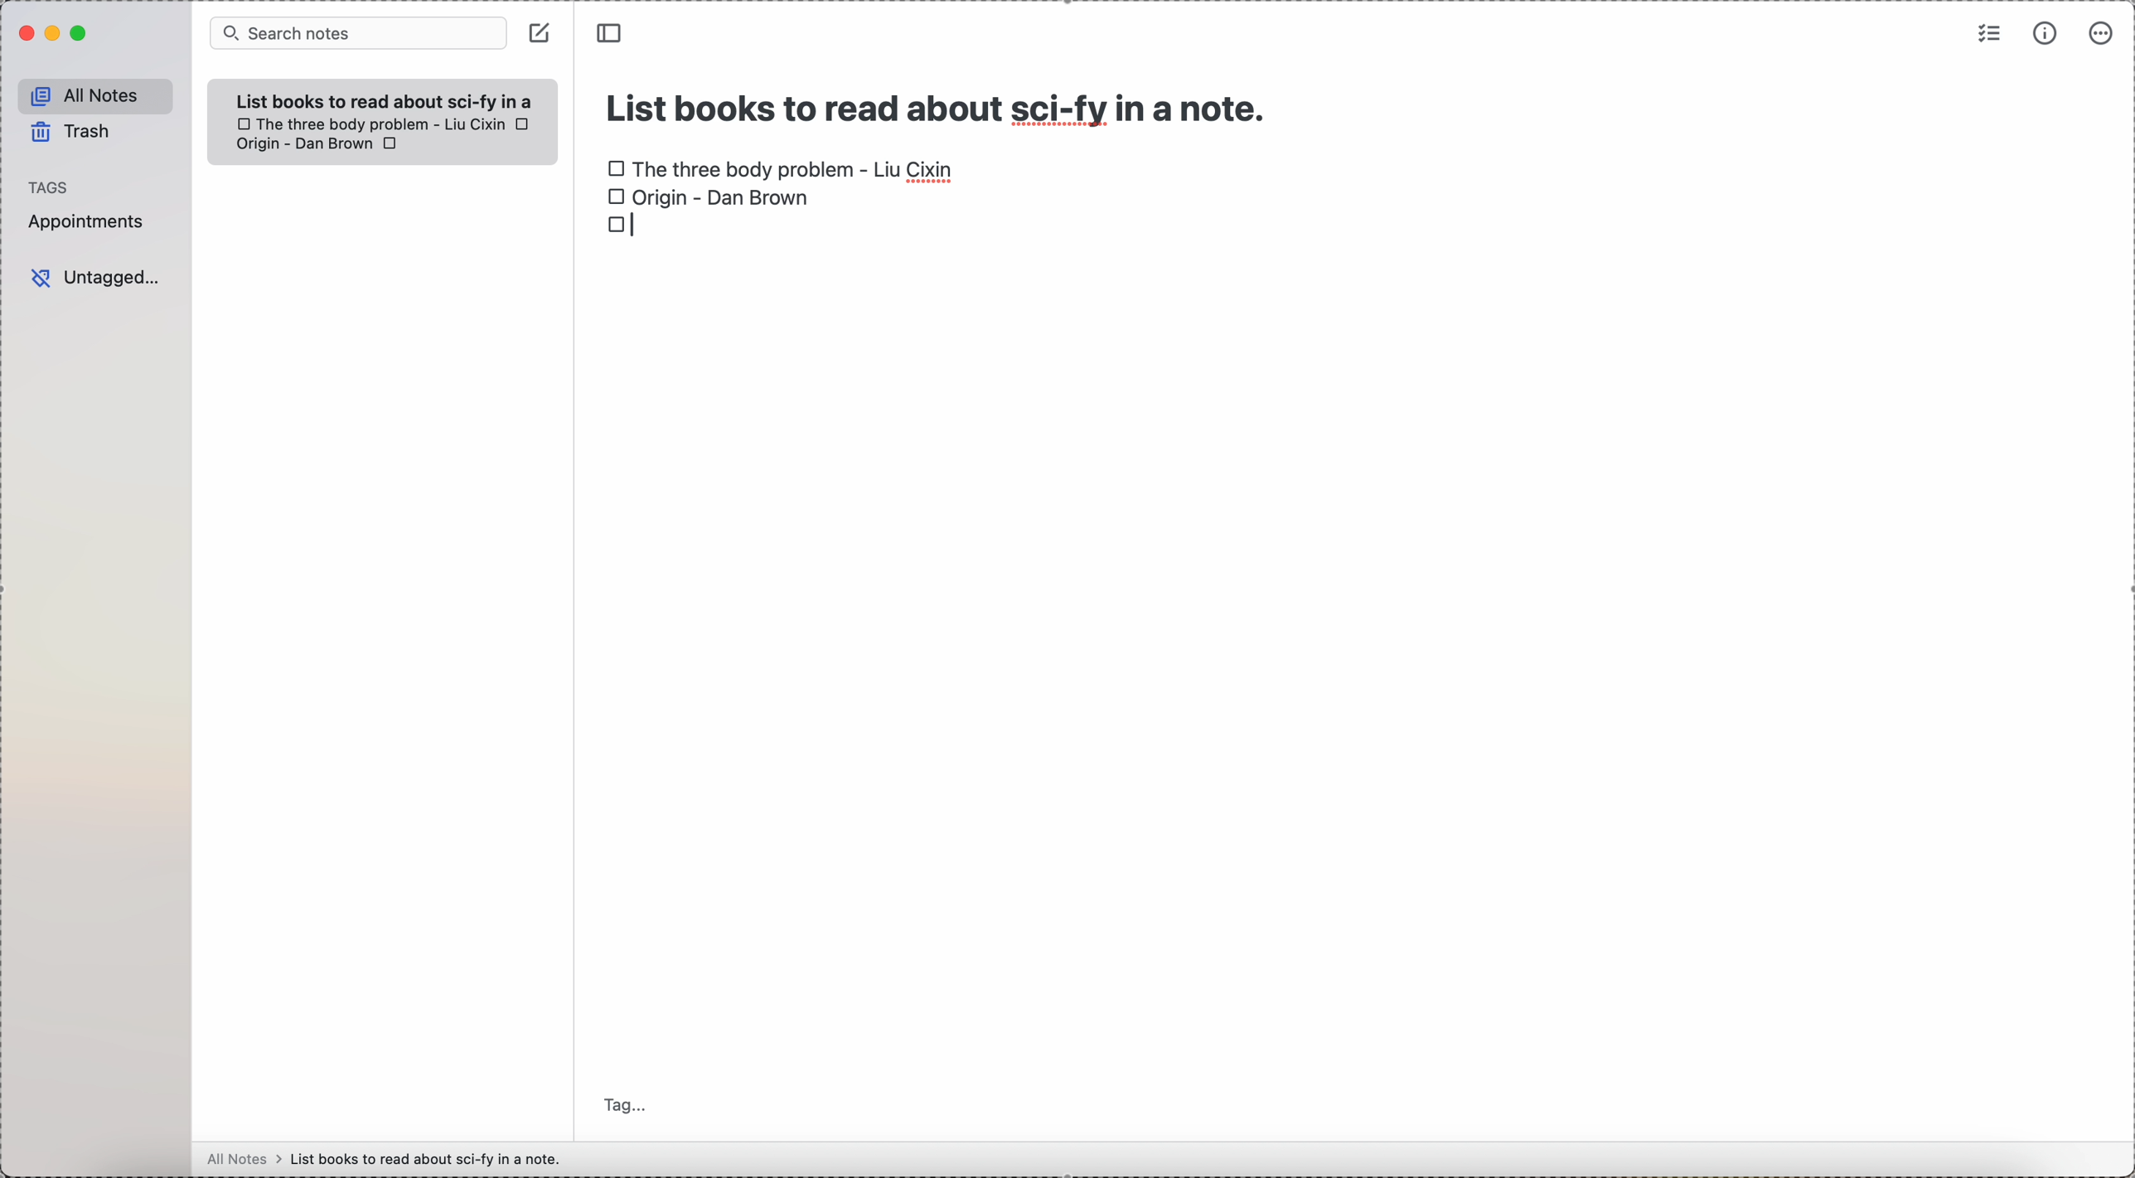 This screenshot has height=1178, width=2135. Describe the element at coordinates (391, 97) in the screenshot. I see `List books to read about sci-fy in a note.` at that location.